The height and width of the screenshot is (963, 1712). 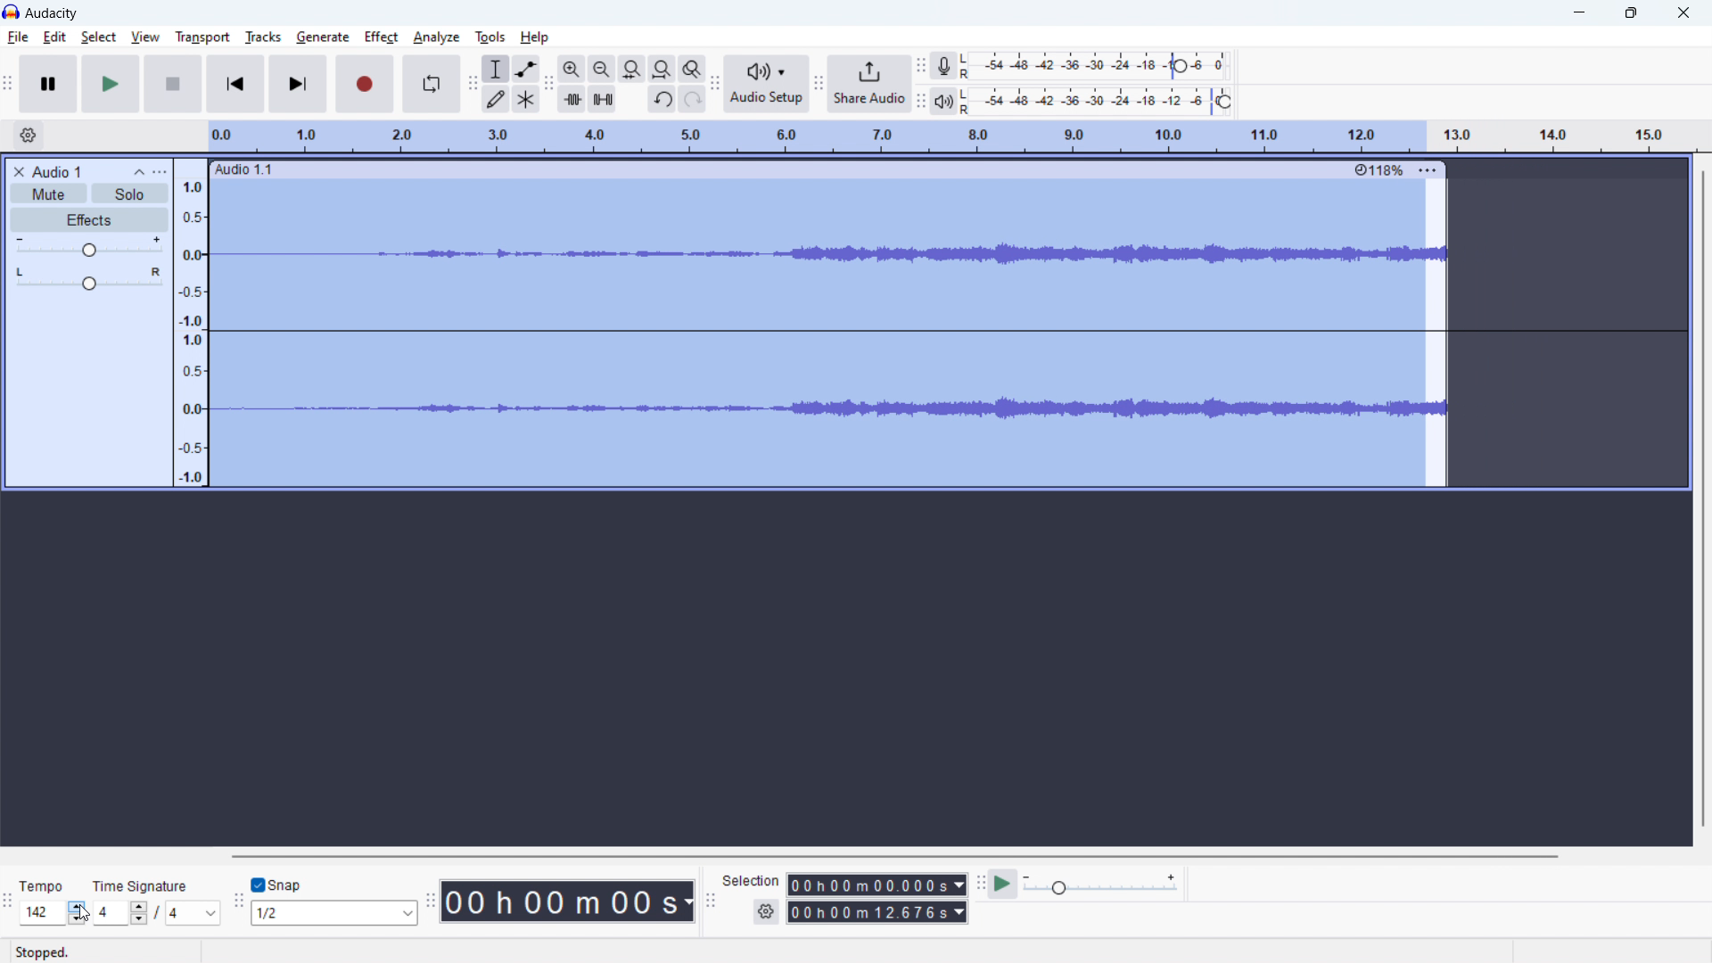 What do you see at coordinates (237, 900) in the screenshot?
I see `snapping toolbar` at bounding box center [237, 900].